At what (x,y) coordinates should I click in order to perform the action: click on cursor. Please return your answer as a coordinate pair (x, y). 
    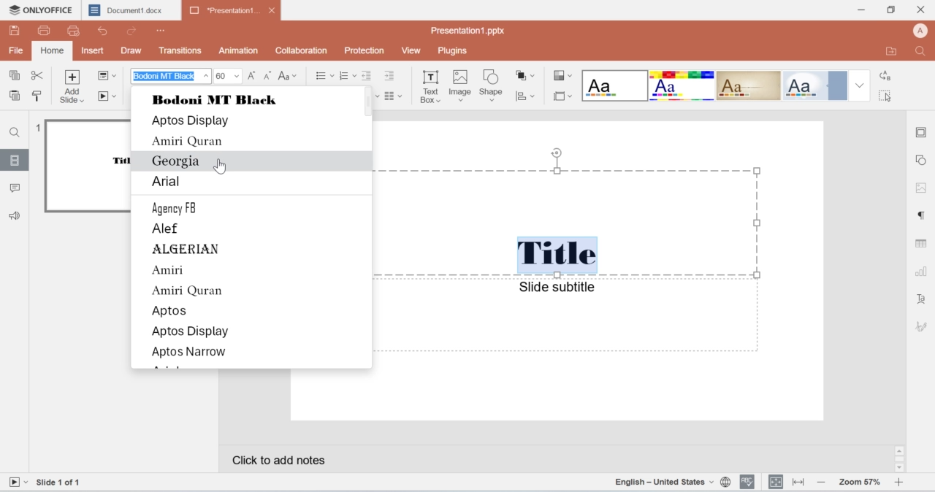
    Looking at the image, I should click on (887, 98).